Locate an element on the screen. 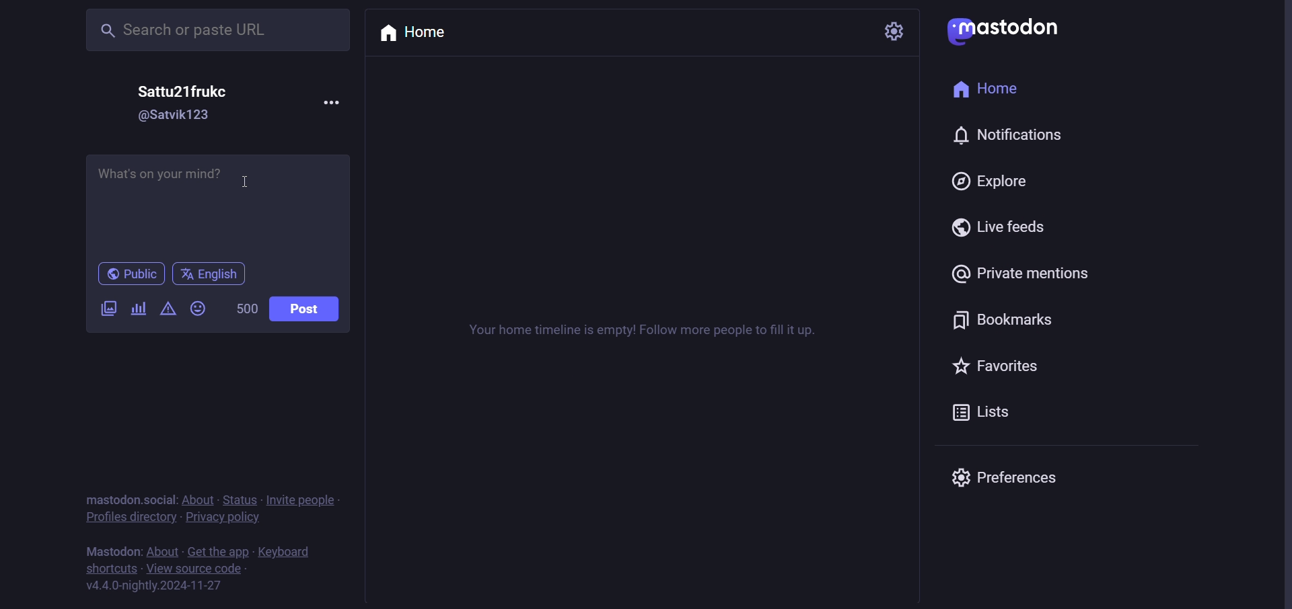 The height and width of the screenshot is (609, 1292). mastodon is located at coordinates (108, 498).